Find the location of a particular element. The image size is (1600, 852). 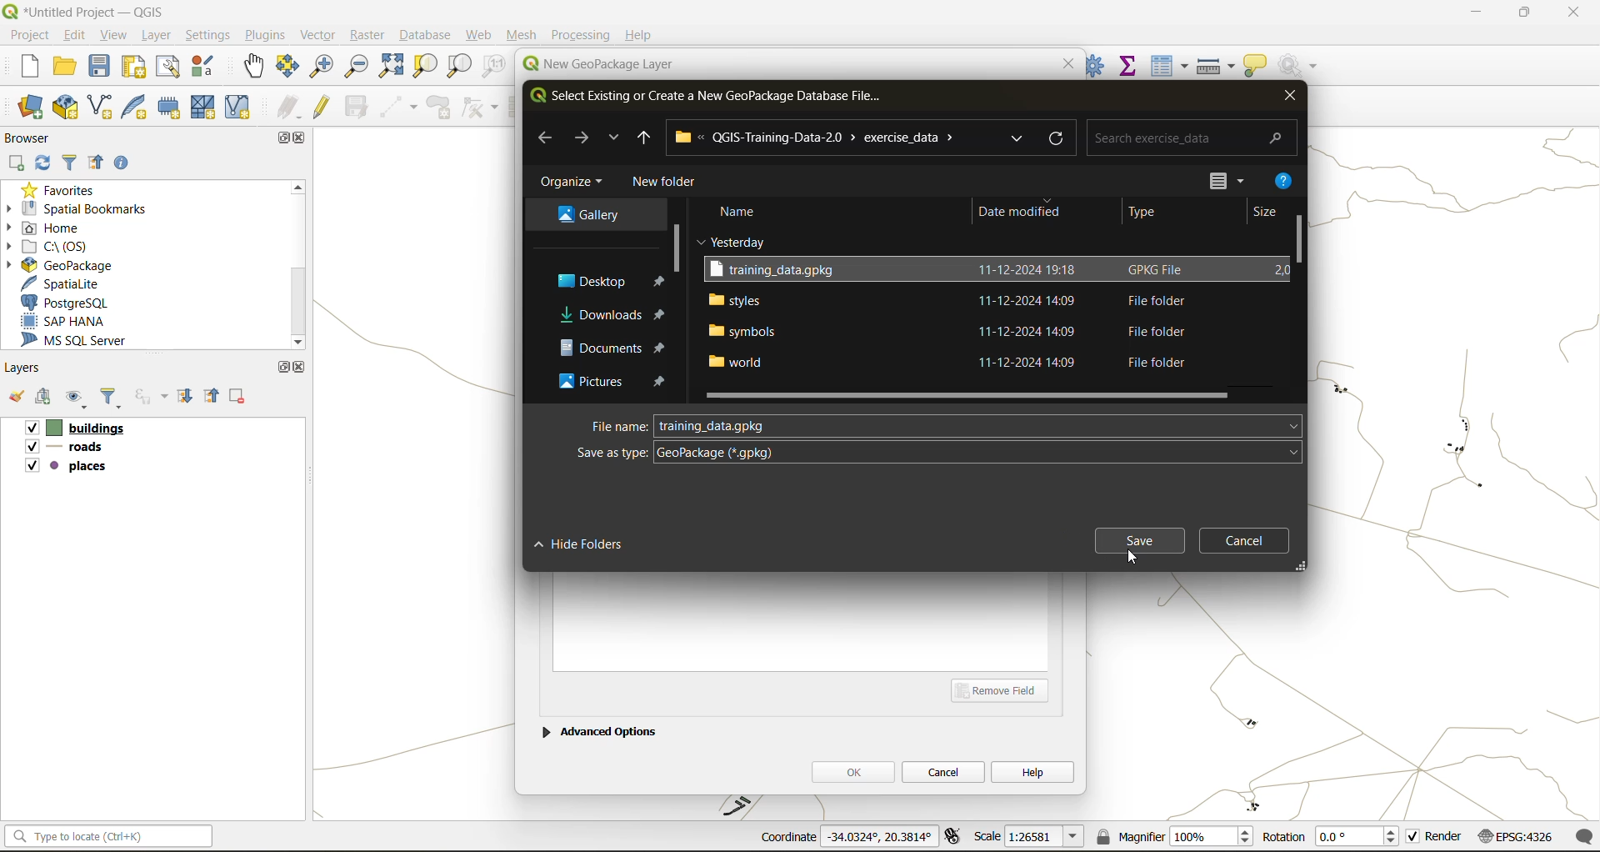

hide folders is located at coordinates (585, 544).